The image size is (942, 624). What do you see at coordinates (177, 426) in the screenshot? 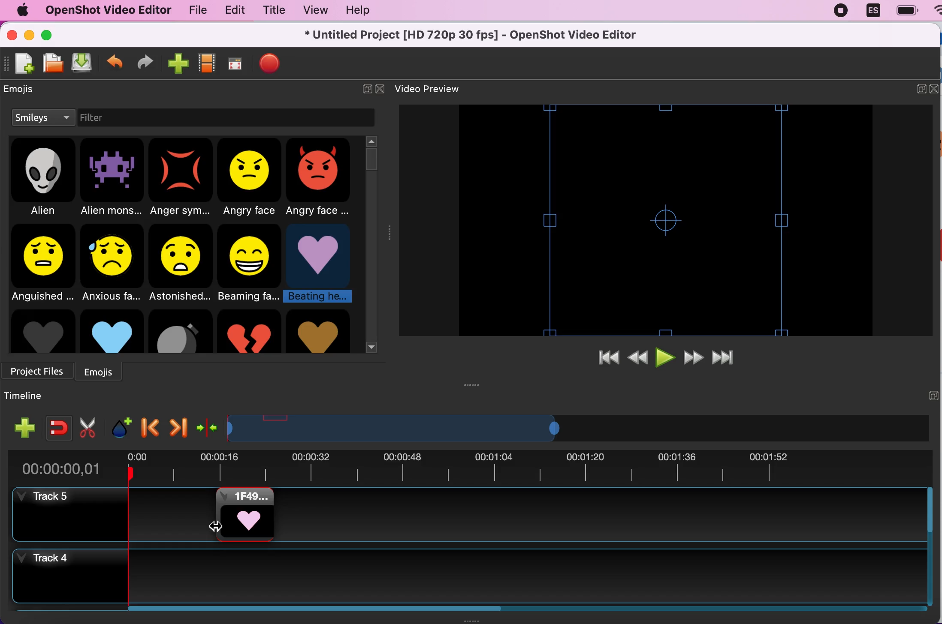
I see `next marker` at bounding box center [177, 426].